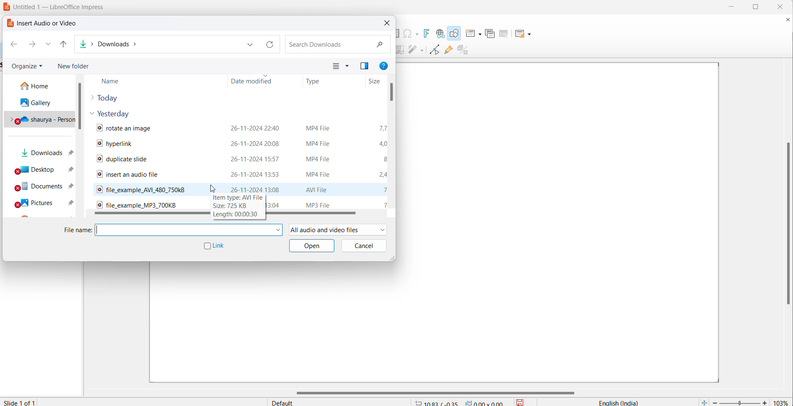  Describe the element at coordinates (149, 203) in the screenshot. I see `audio file name` at that location.